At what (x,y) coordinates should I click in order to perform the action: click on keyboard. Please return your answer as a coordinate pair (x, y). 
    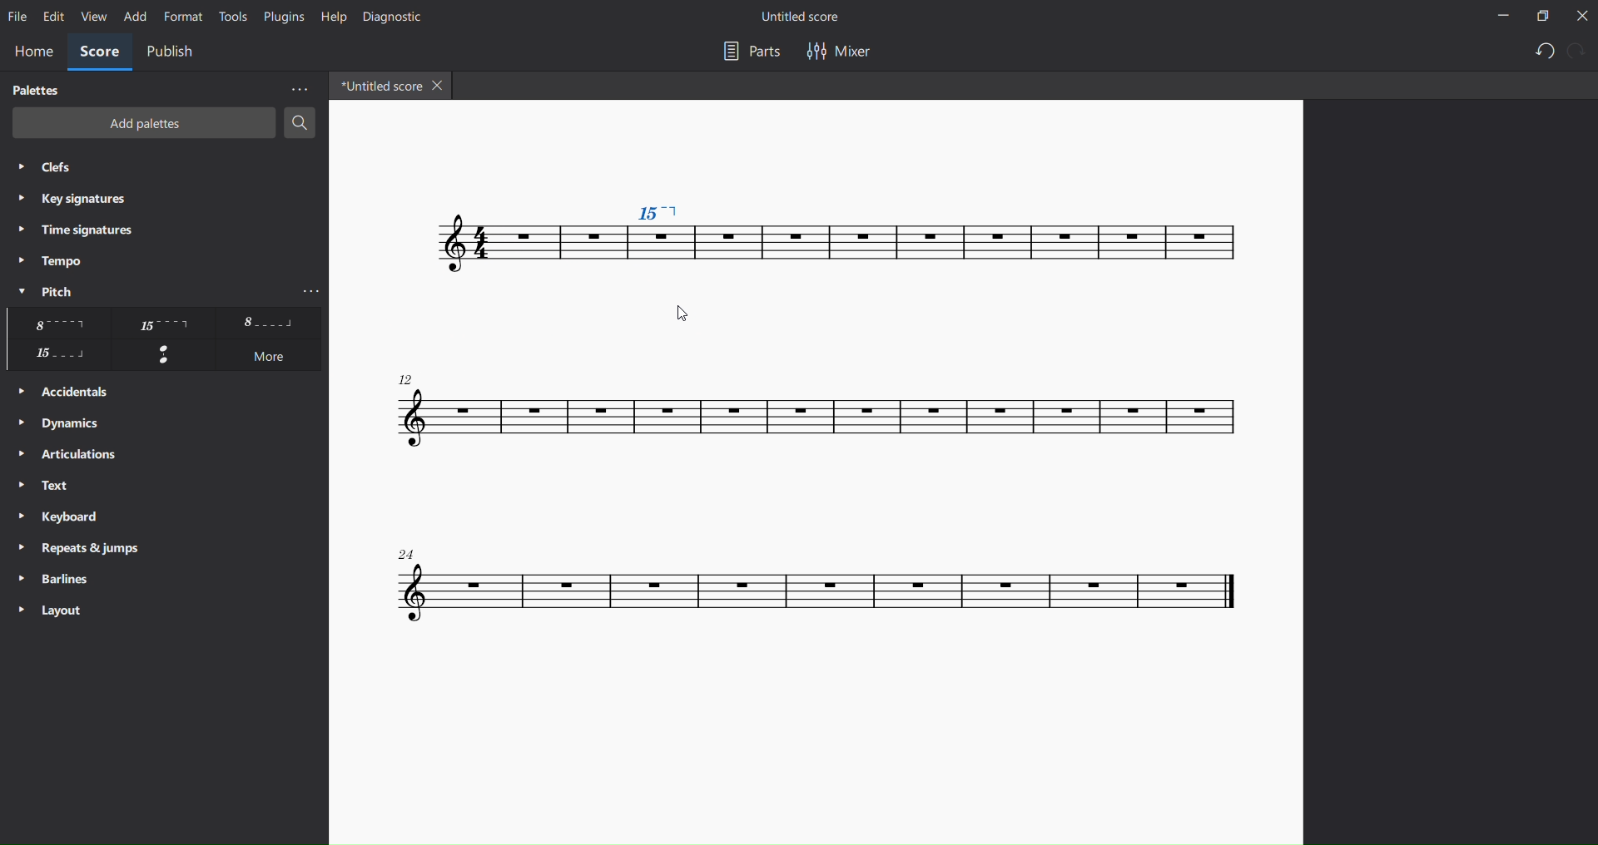
    Looking at the image, I should click on (63, 518).